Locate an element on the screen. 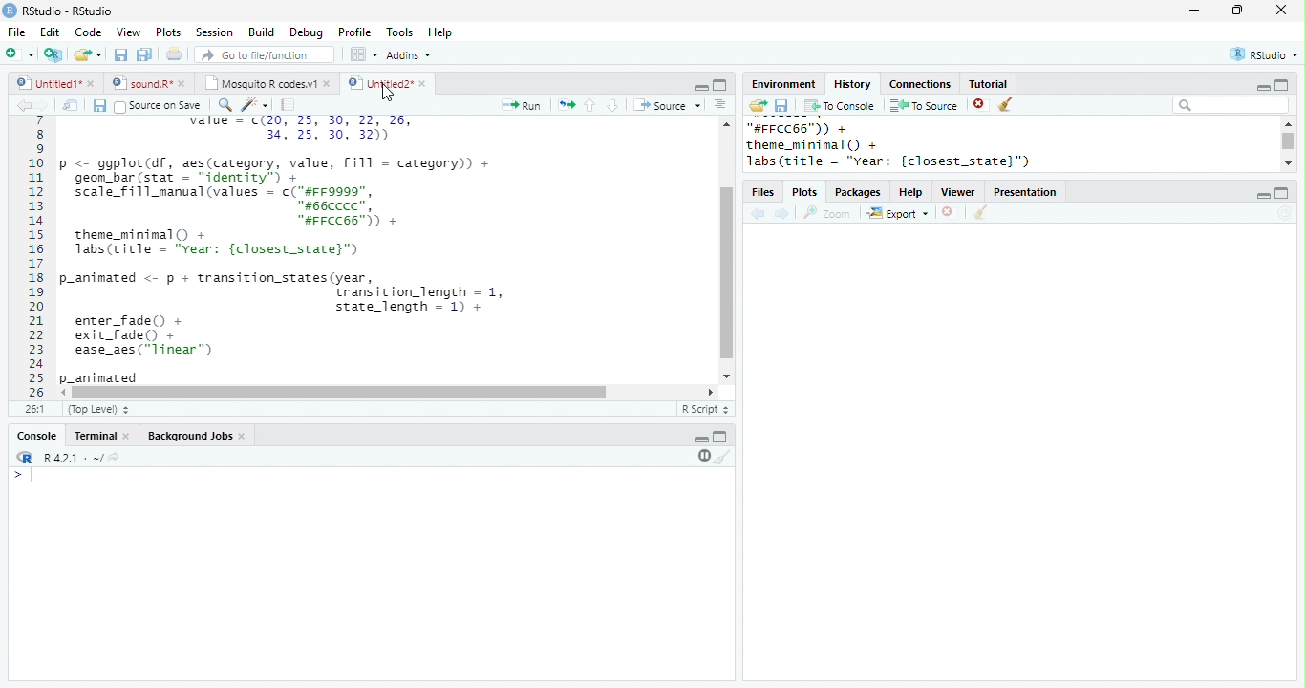 The height and width of the screenshot is (688, 1305). Plots is located at coordinates (804, 192).